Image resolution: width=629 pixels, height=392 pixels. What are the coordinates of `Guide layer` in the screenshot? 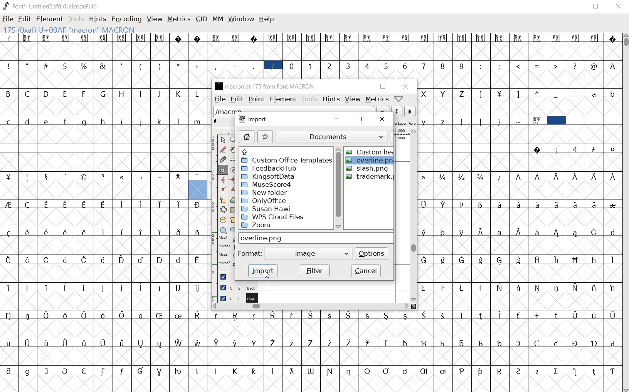 It's located at (226, 276).